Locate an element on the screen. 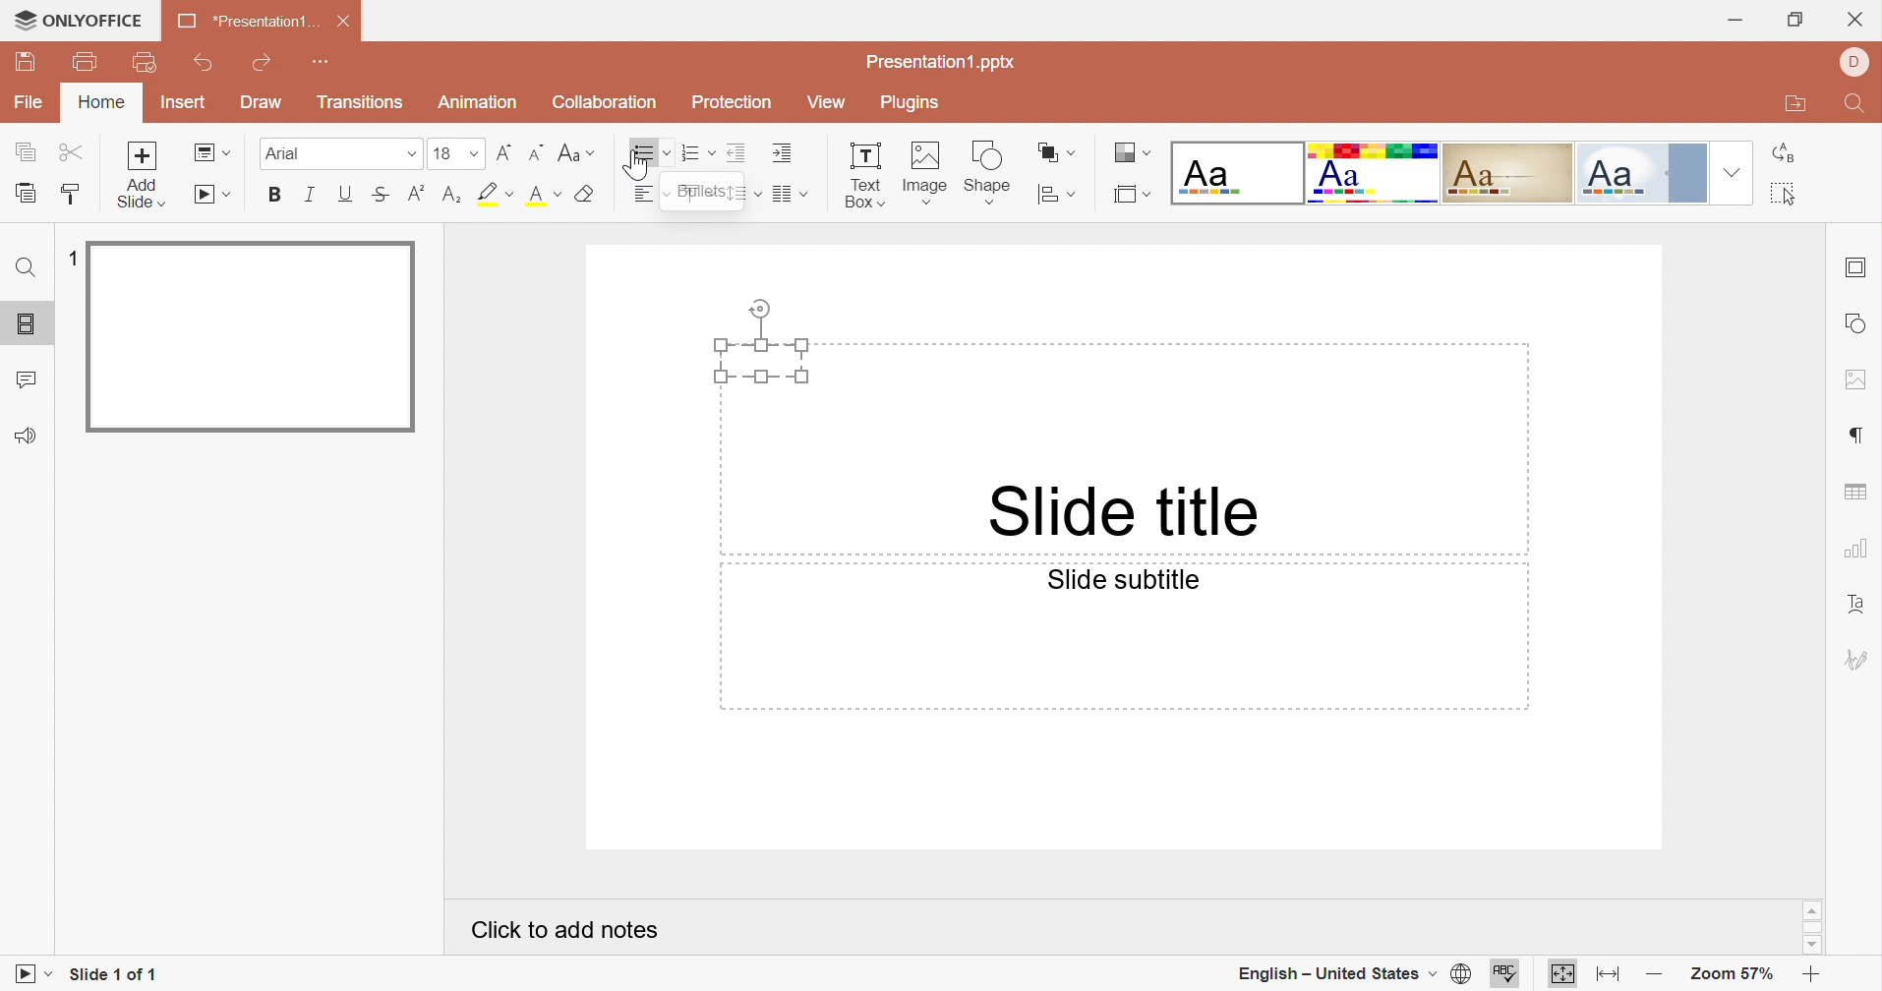 The width and height of the screenshot is (1882, 991). English - United States is located at coordinates (1327, 971).